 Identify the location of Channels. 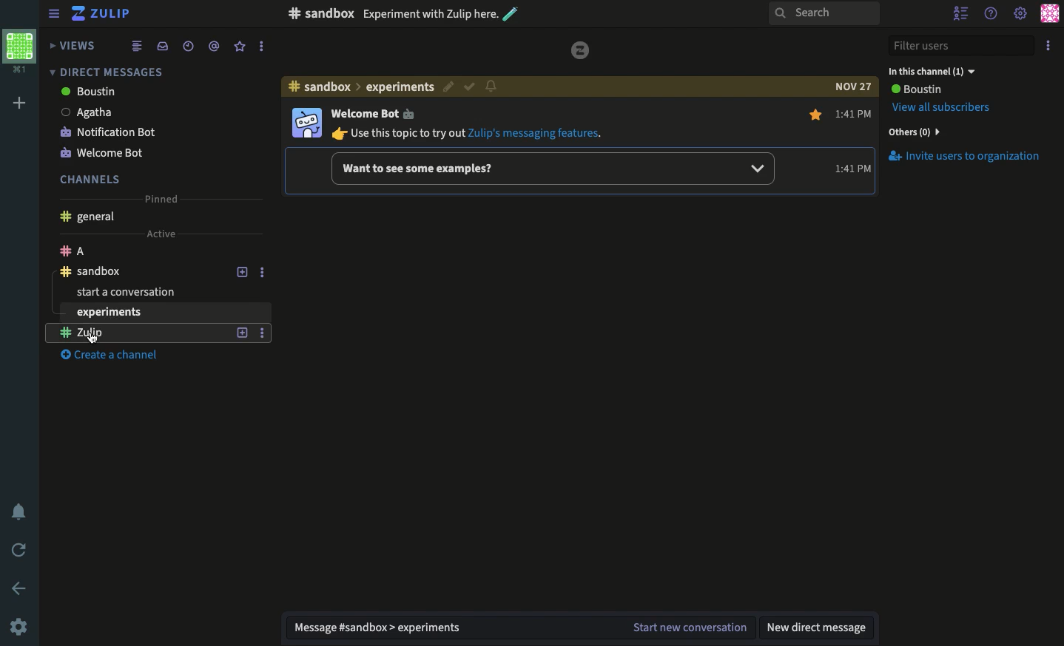
(90, 179).